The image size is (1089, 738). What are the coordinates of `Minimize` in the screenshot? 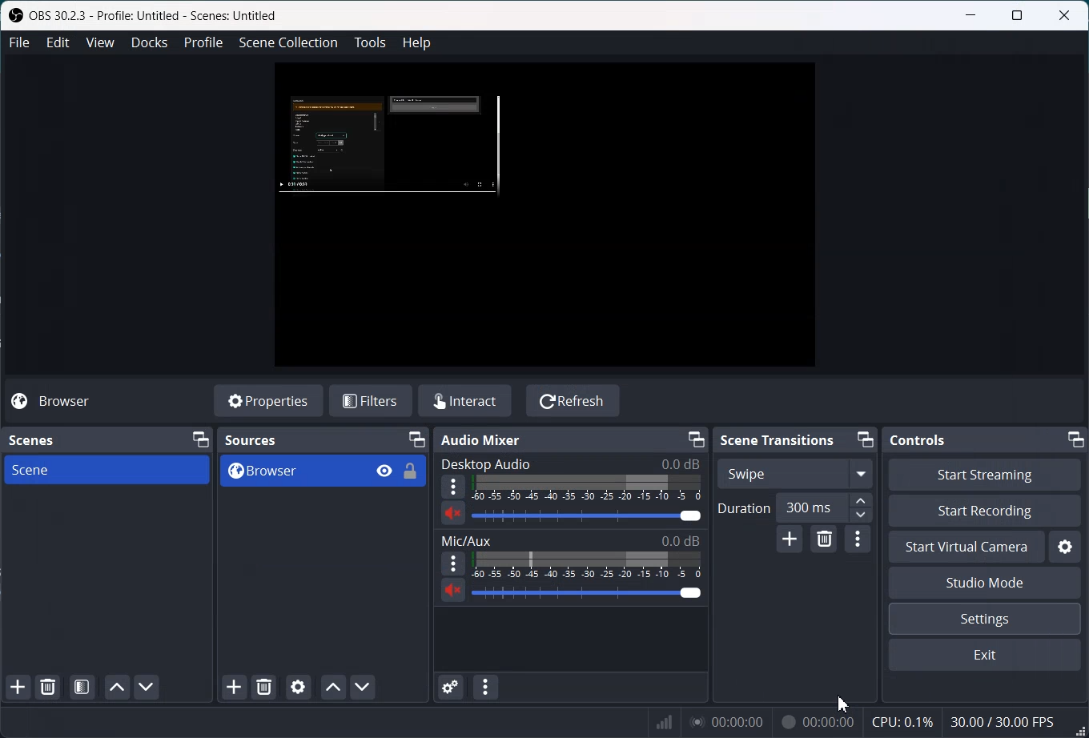 It's located at (866, 438).